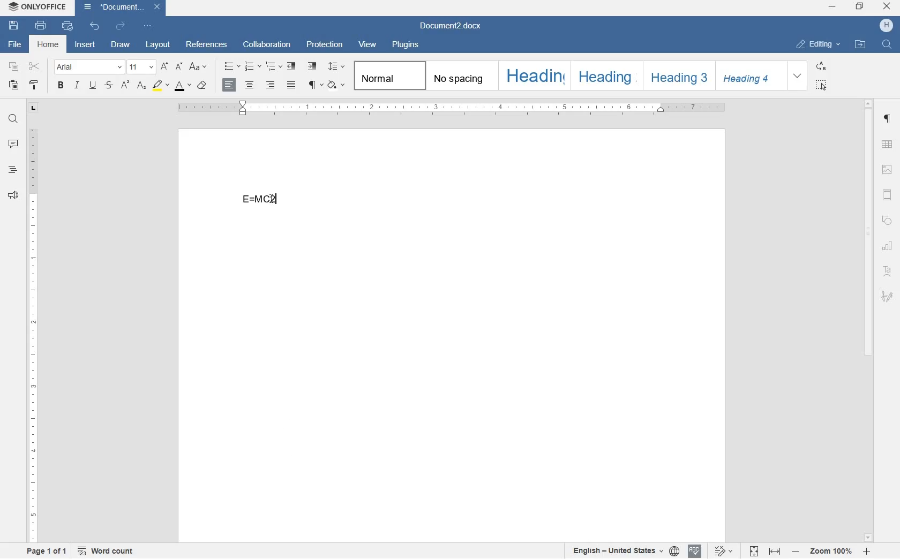 This screenshot has width=900, height=559. Describe the element at coordinates (119, 28) in the screenshot. I see `redo` at that location.